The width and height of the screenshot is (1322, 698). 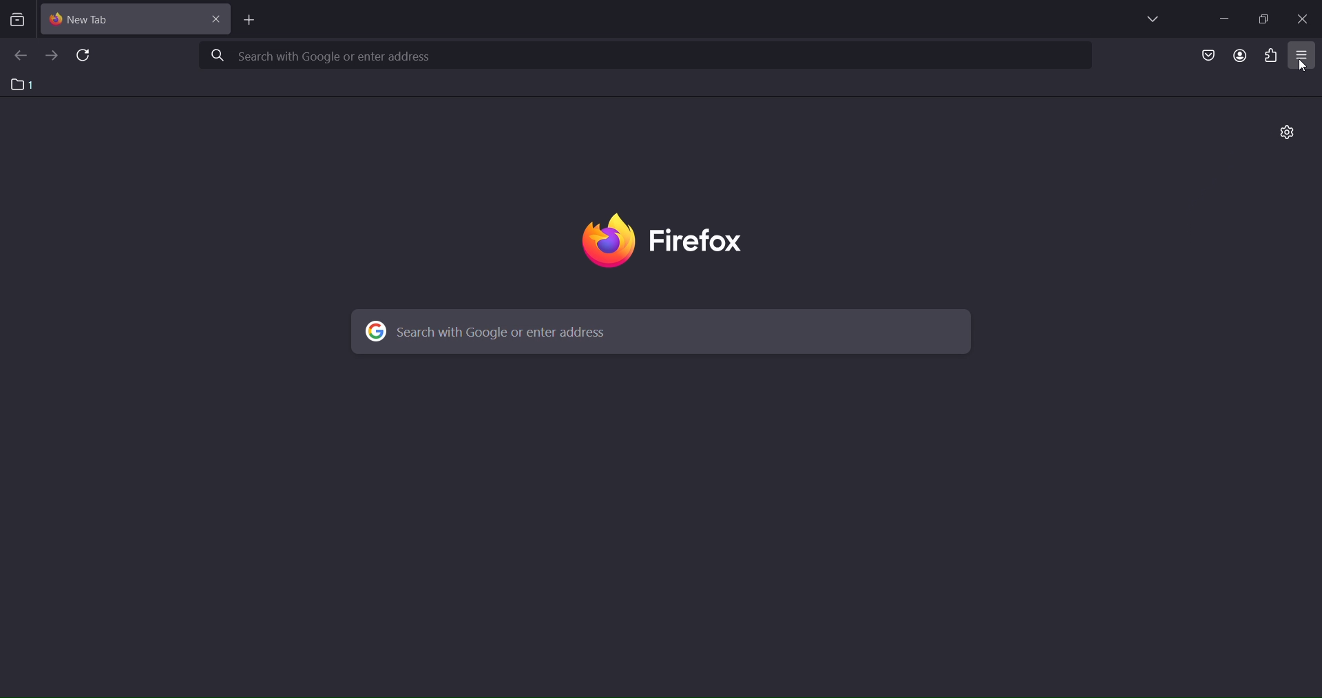 I want to click on go back one page, so click(x=19, y=56).